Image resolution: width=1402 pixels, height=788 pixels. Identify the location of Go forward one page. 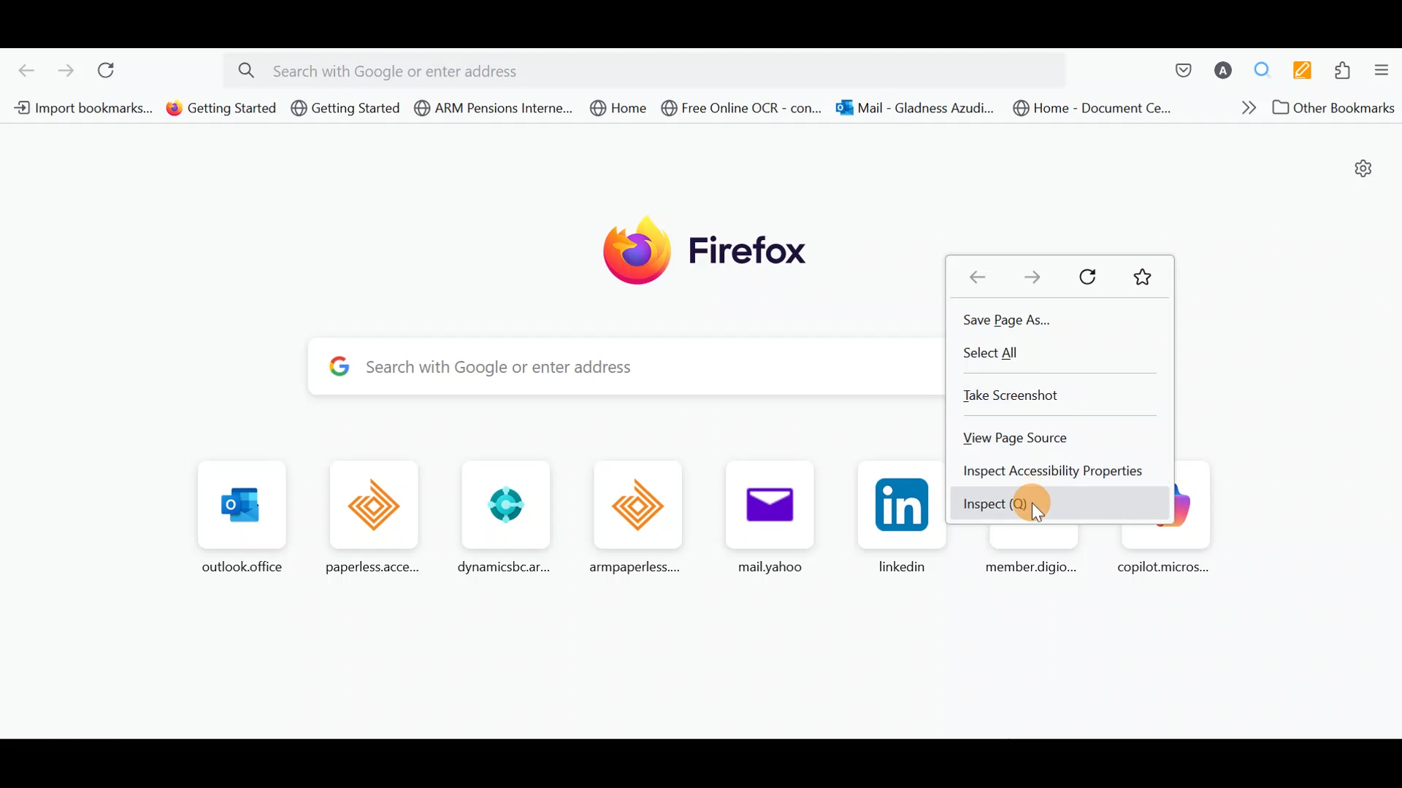
(1042, 272).